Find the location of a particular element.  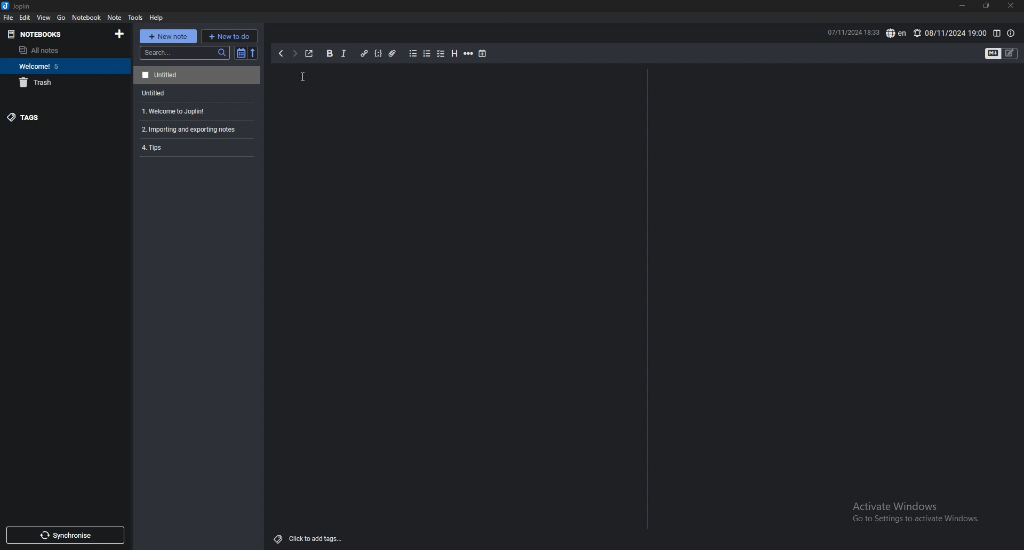

 08/11/2024 19:00 is located at coordinates (949, 33).